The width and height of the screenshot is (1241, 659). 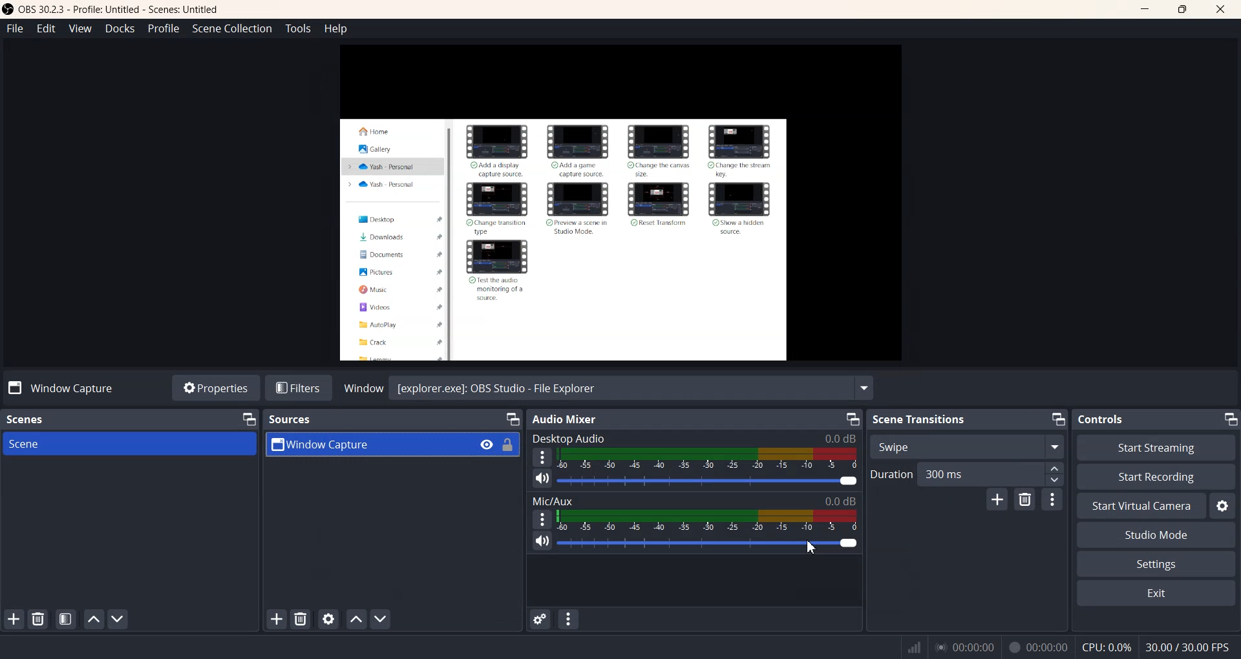 I want to click on Minimize, so click(x=1058, y=419).